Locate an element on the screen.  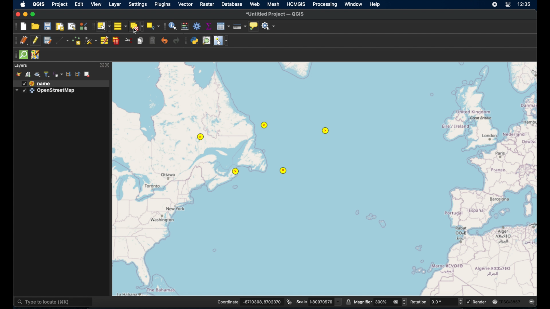
rotation value is located at coordinates (443, 302).